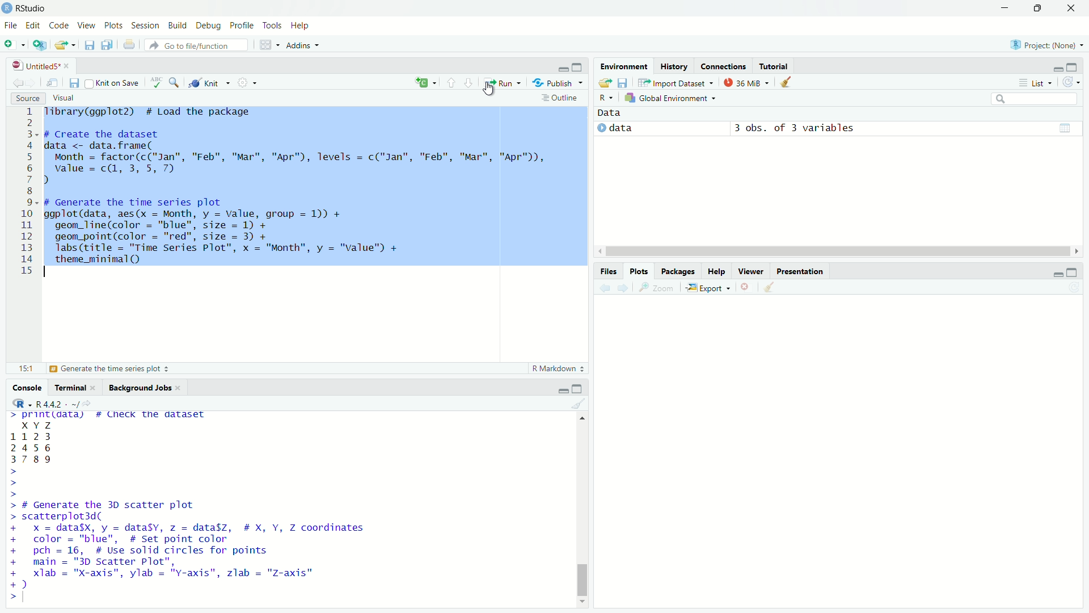 This screenshot has width=1089, height=613. What do you see at coordinates (607, 270) in the screenshot?
I see `files` at bounding box center [607, 270].